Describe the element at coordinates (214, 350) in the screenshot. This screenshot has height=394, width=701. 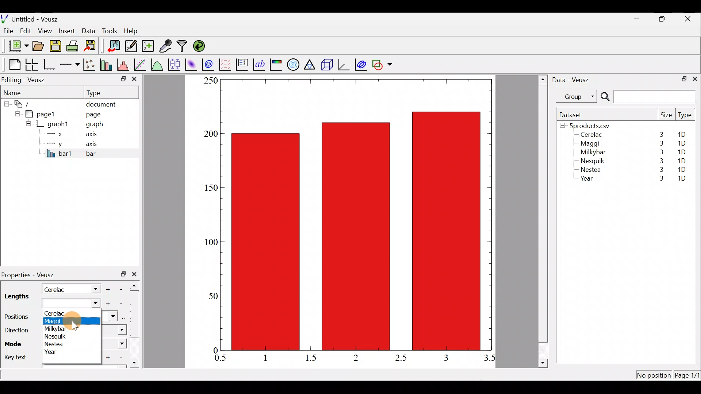
I see `0` at that location.